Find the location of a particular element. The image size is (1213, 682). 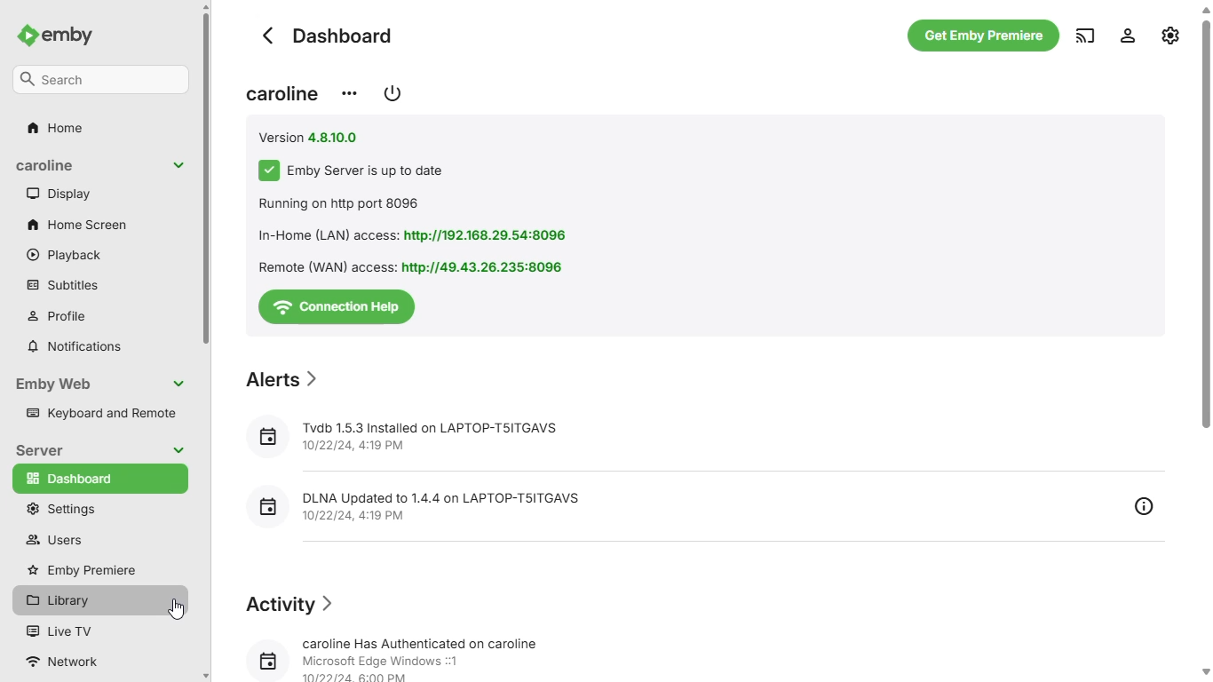

enable checkbox is located at coordinates (270, 170).